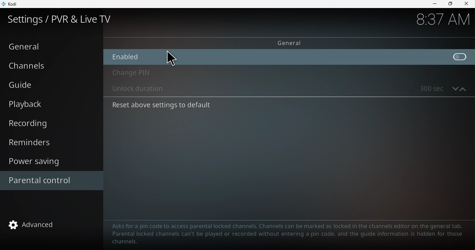 Image resolution: width=475 pixels, height=250 pixels. I want to click on General, so click(50, 47).